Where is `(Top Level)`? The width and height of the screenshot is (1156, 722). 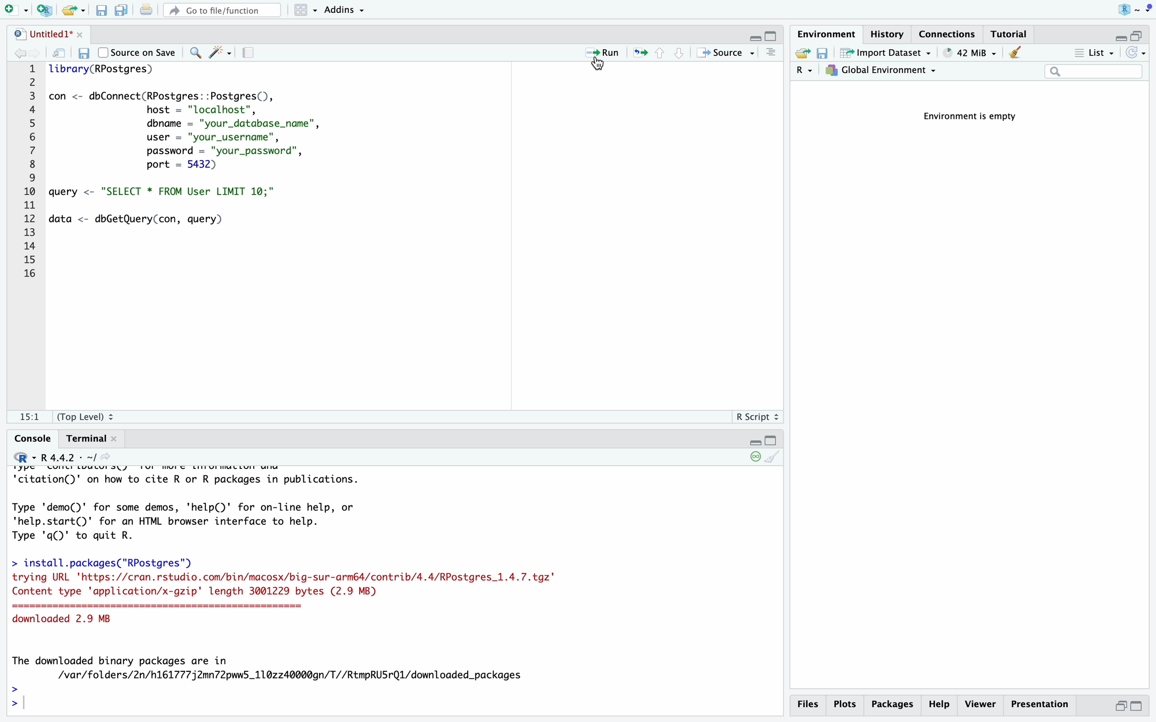 (Top Level) is located at coordinates (87, 417).